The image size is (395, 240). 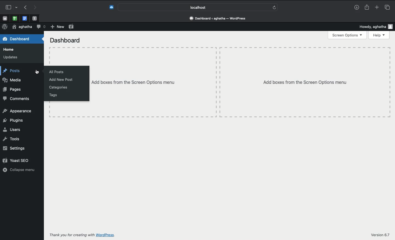 What do you see at coordinates (12, 130) in the screenshot?
I see `Users` at bounding box center [12, 130].